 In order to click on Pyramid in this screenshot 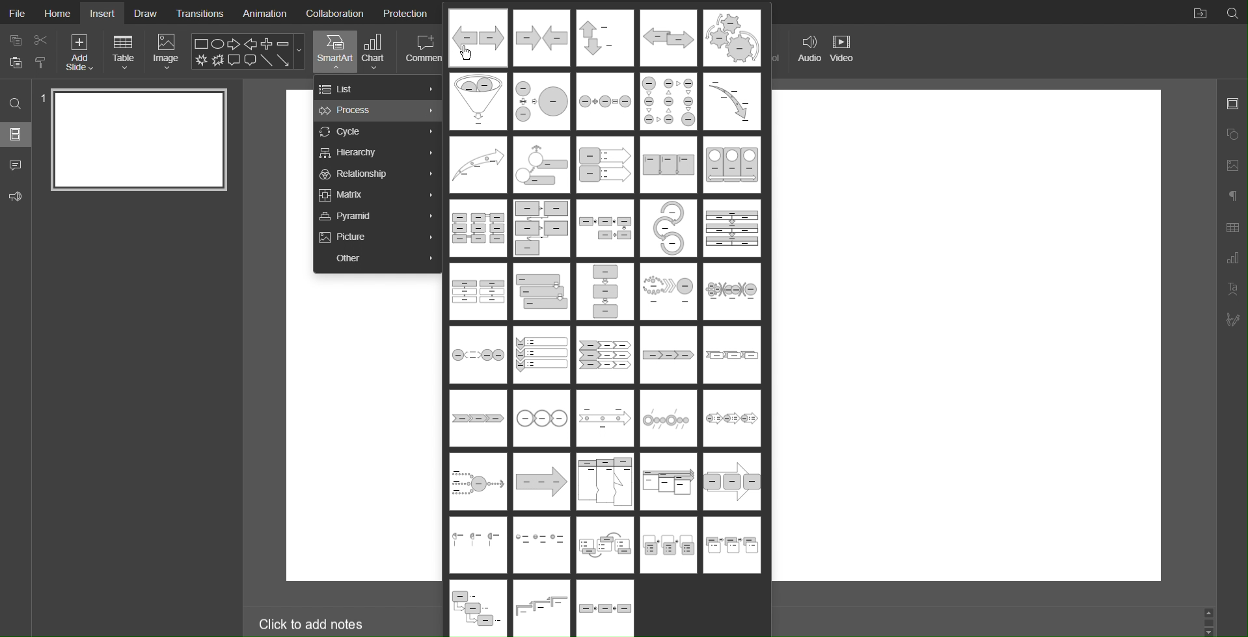, I will do `click(379, 216)`.